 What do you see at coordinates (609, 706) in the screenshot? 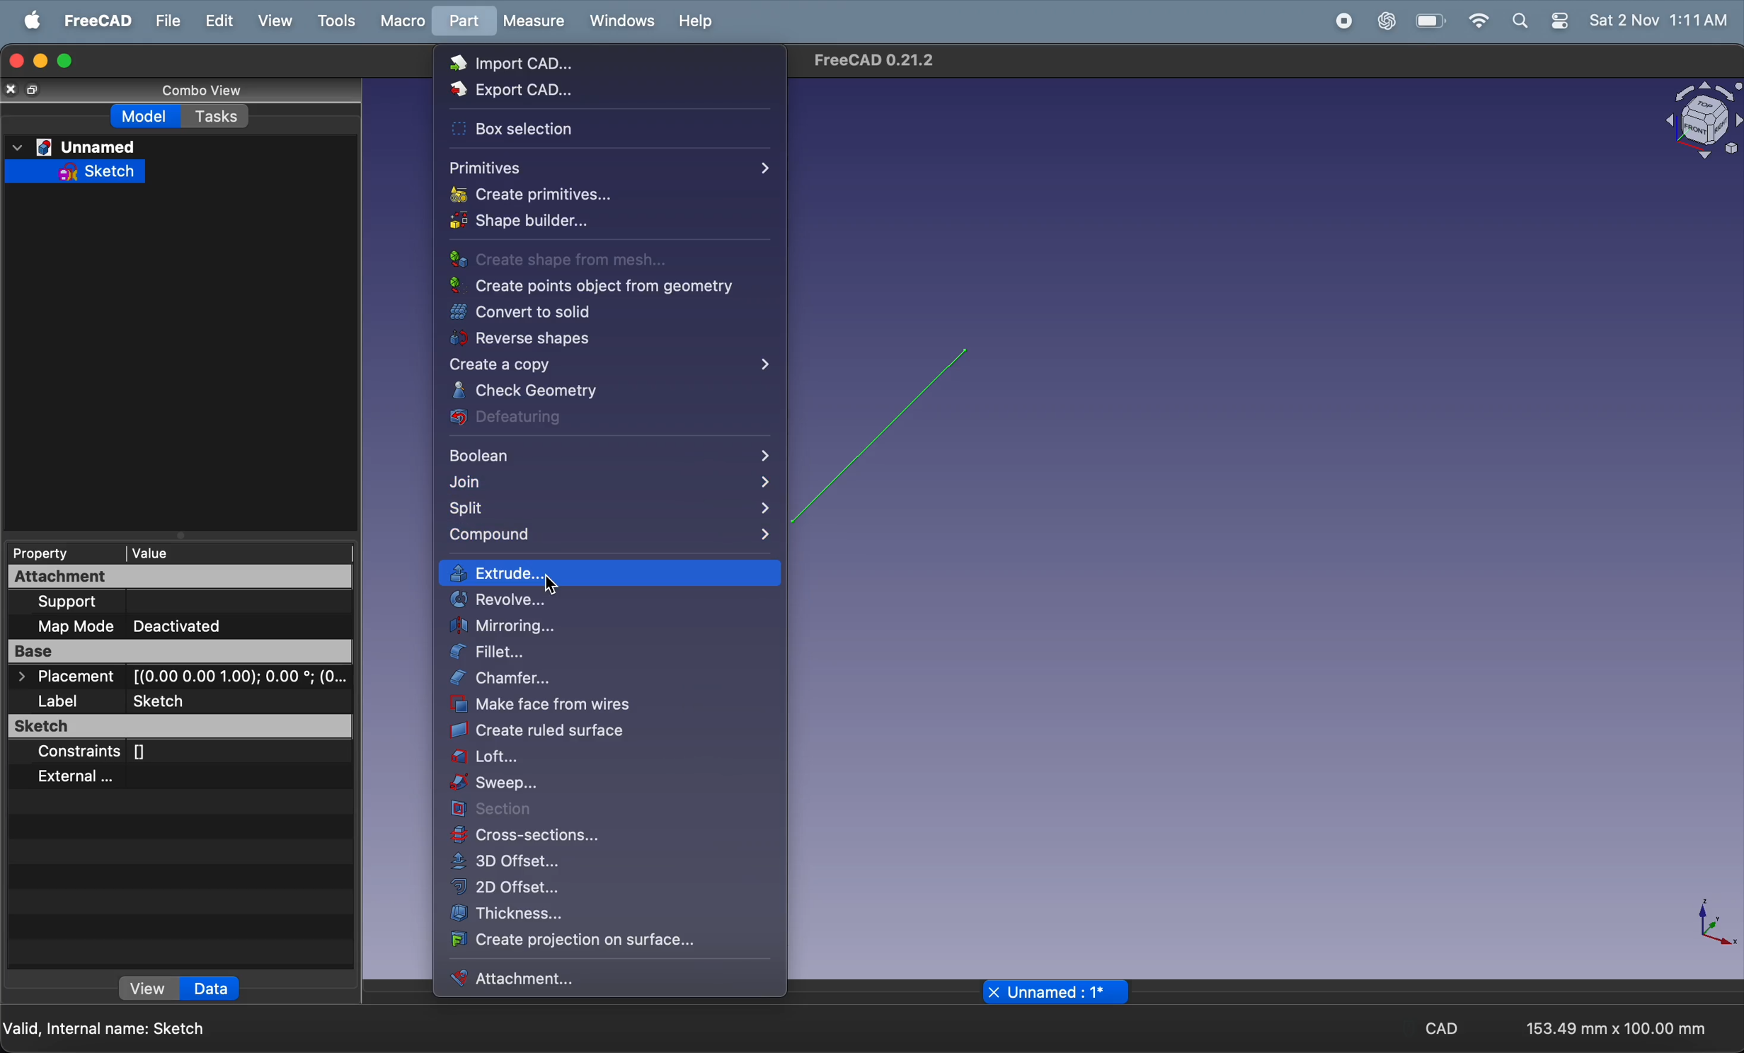
I see `make face from wires` at bounding box center [609, 706].